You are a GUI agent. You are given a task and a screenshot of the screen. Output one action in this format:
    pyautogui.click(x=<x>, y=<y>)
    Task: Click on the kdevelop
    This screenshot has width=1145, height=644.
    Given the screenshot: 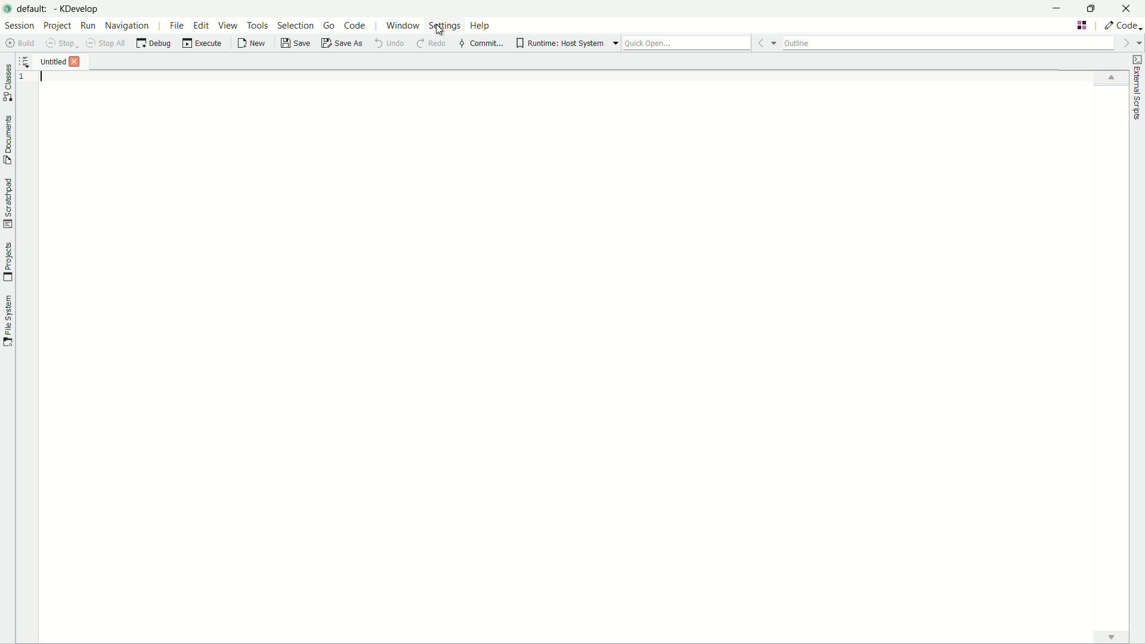 What is the action you would take?
    pyautogui.click(x=78, y=9)
    